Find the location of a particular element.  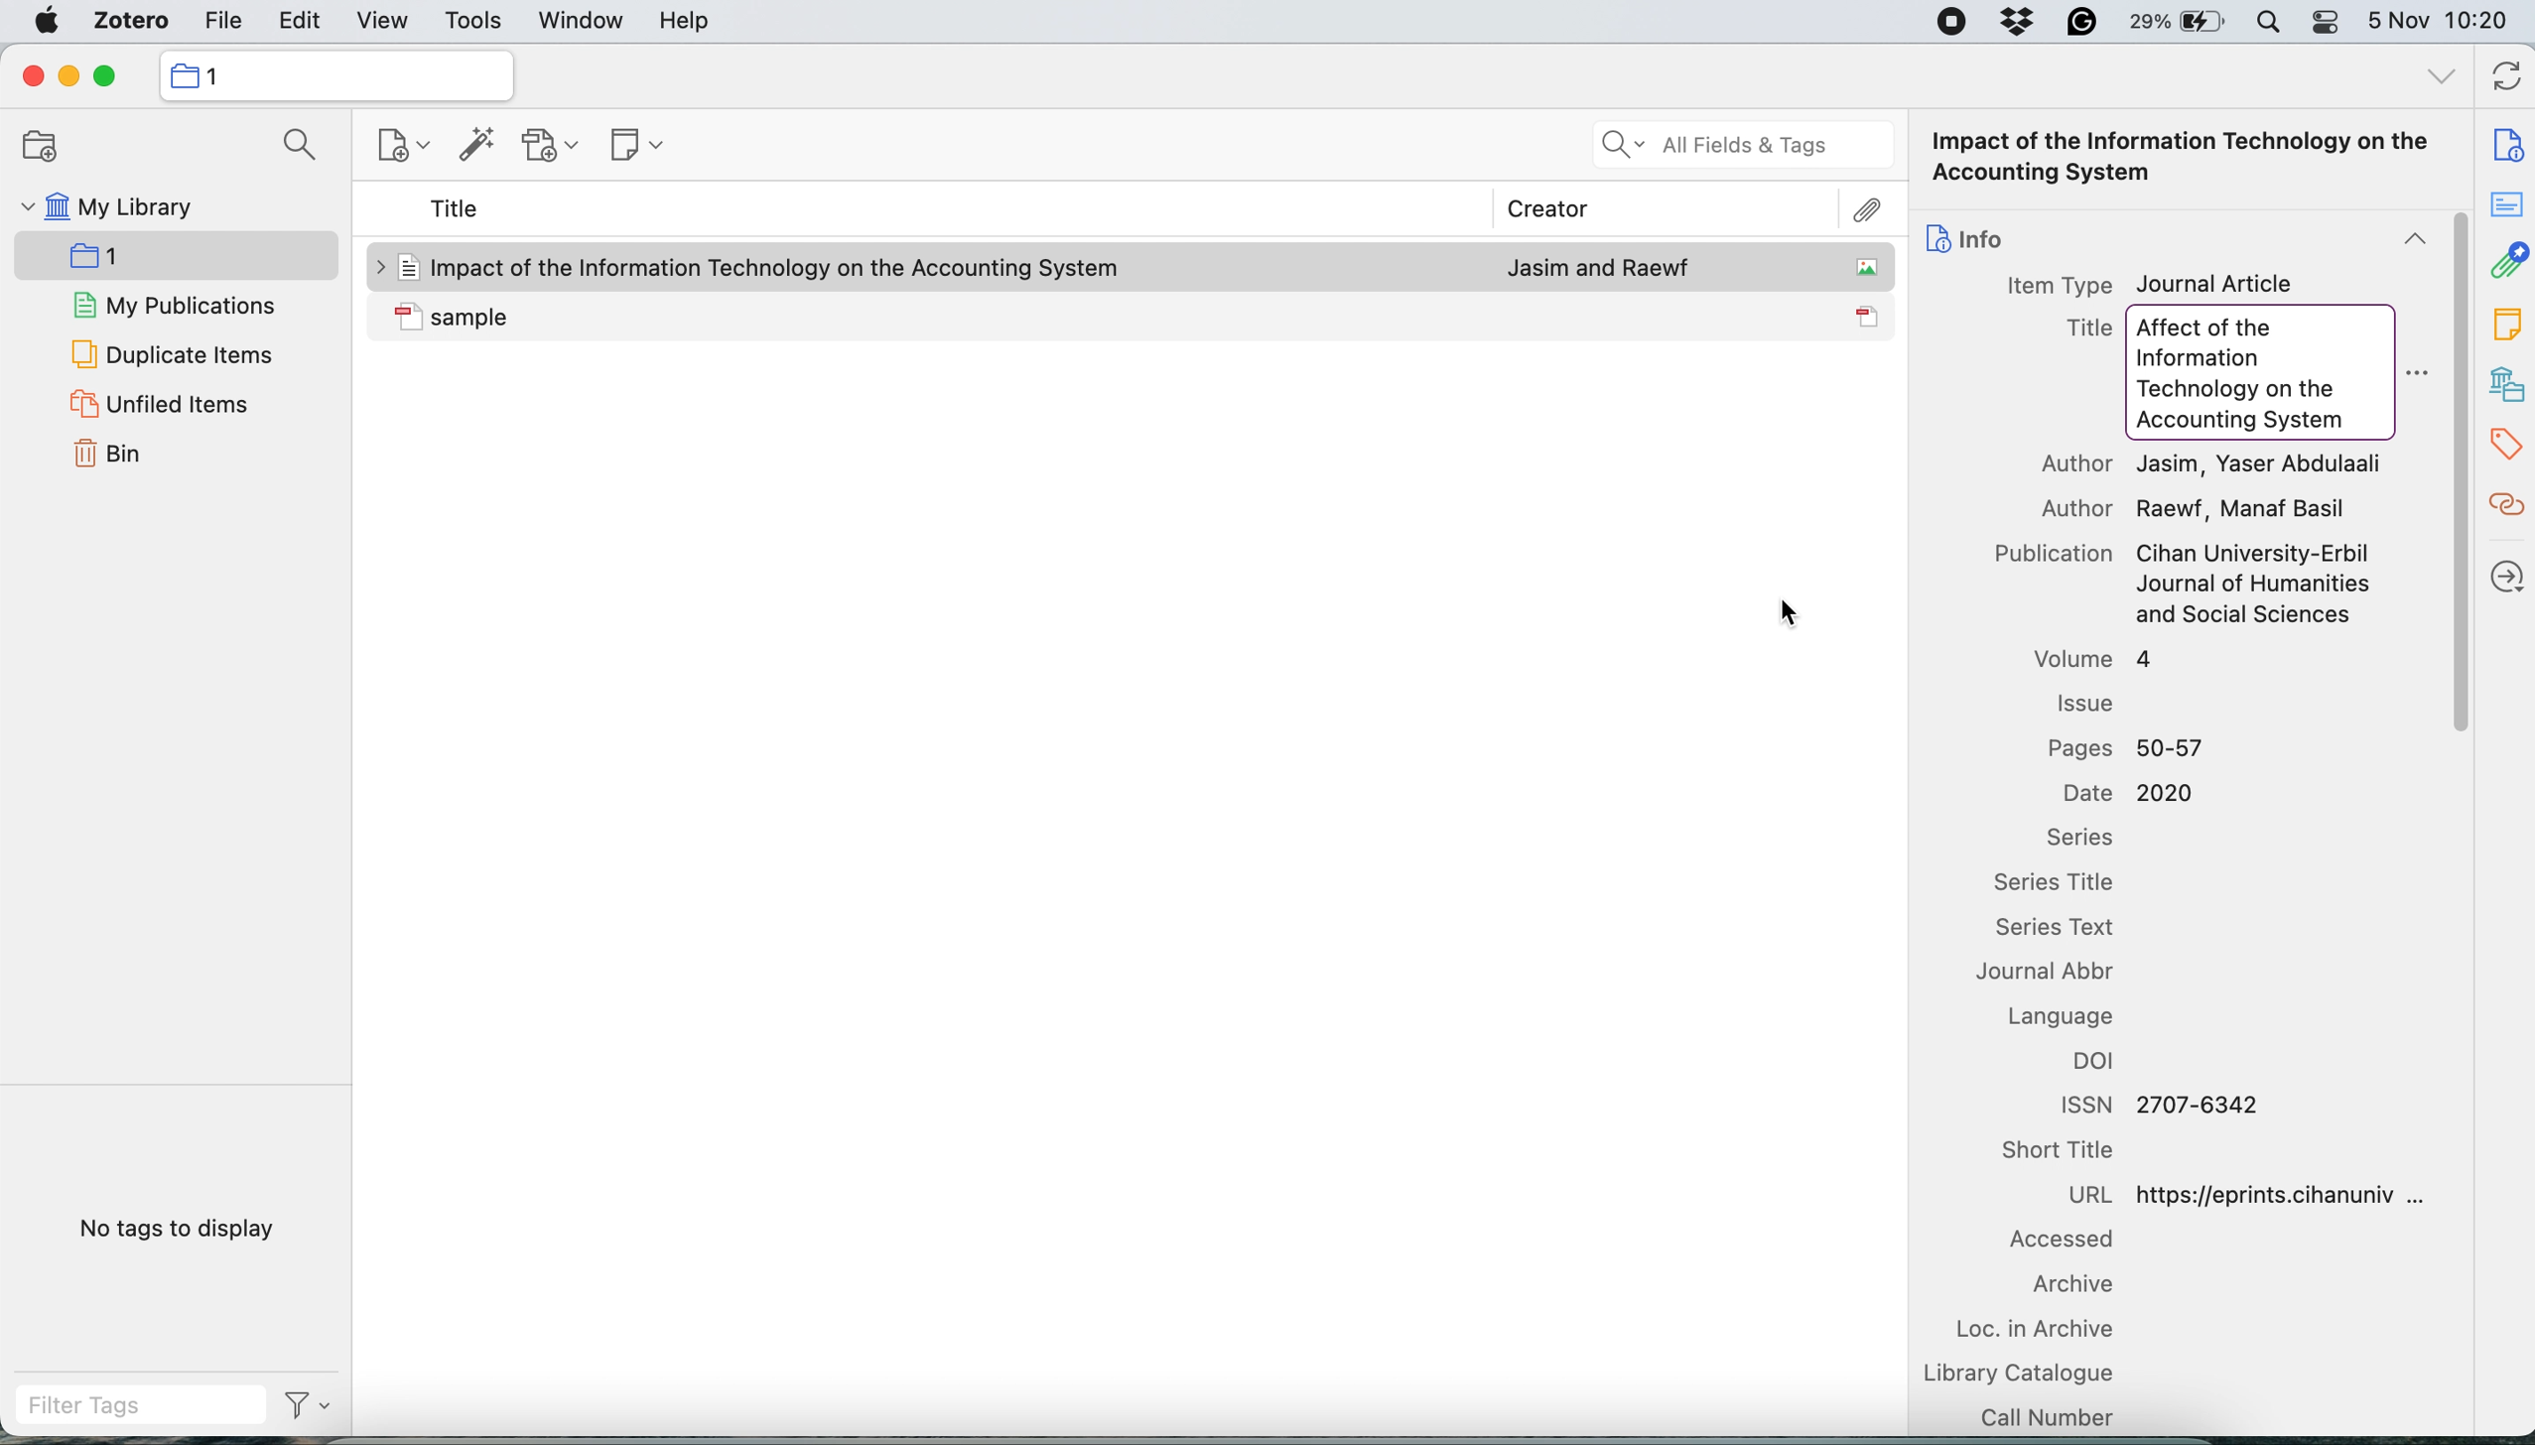

all fields and tags is located at coordinates (1737, 145).